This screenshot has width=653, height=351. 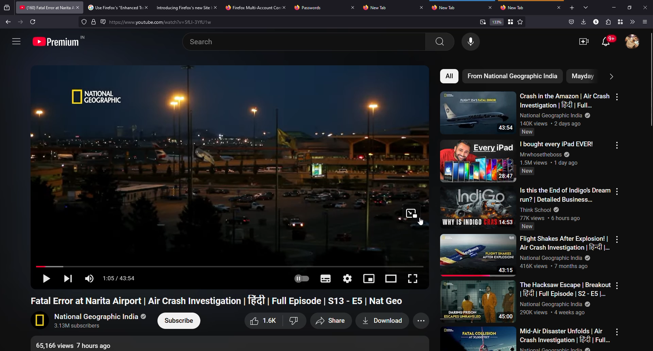 What do you see at coordinates (614, 7) in the screenshot?
I see `minimize` at bounding box center [614, 7].